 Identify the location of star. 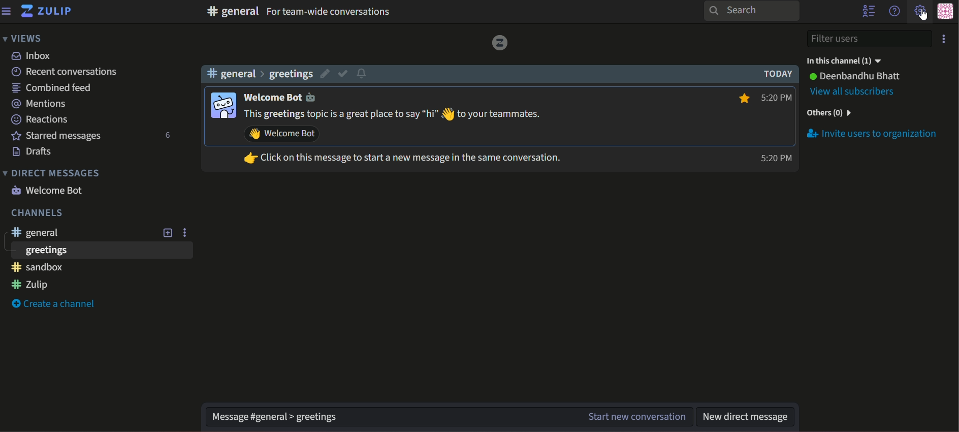
(742, 97).